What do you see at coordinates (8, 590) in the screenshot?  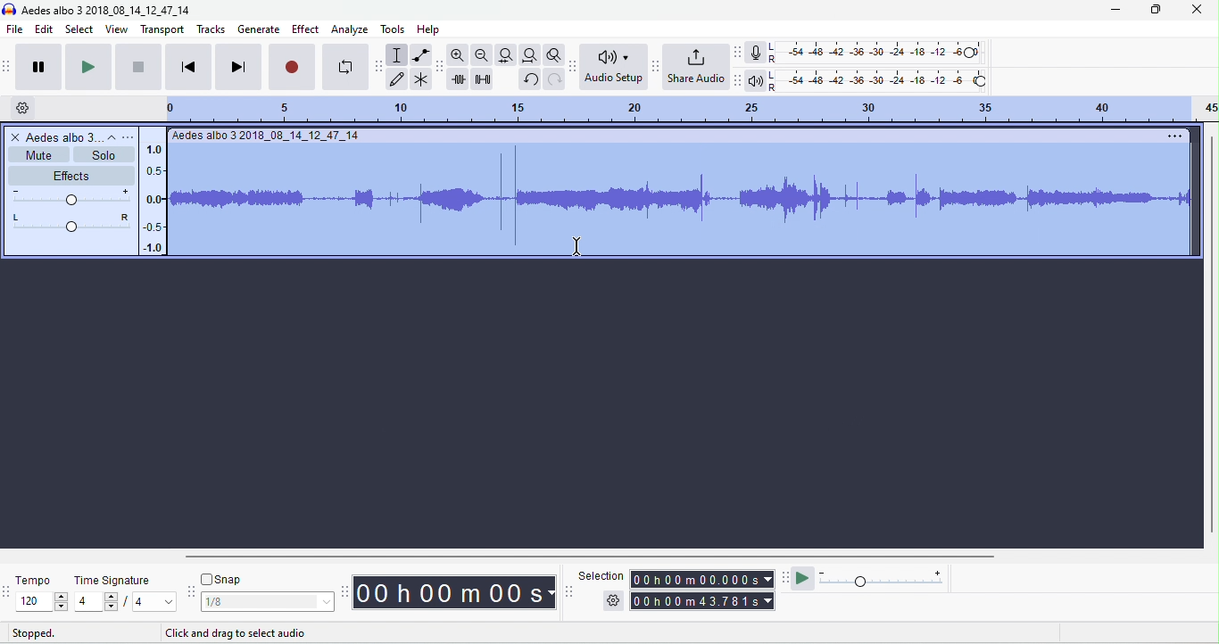 I see `tempo toolbar` at bounding box center [8, 590].